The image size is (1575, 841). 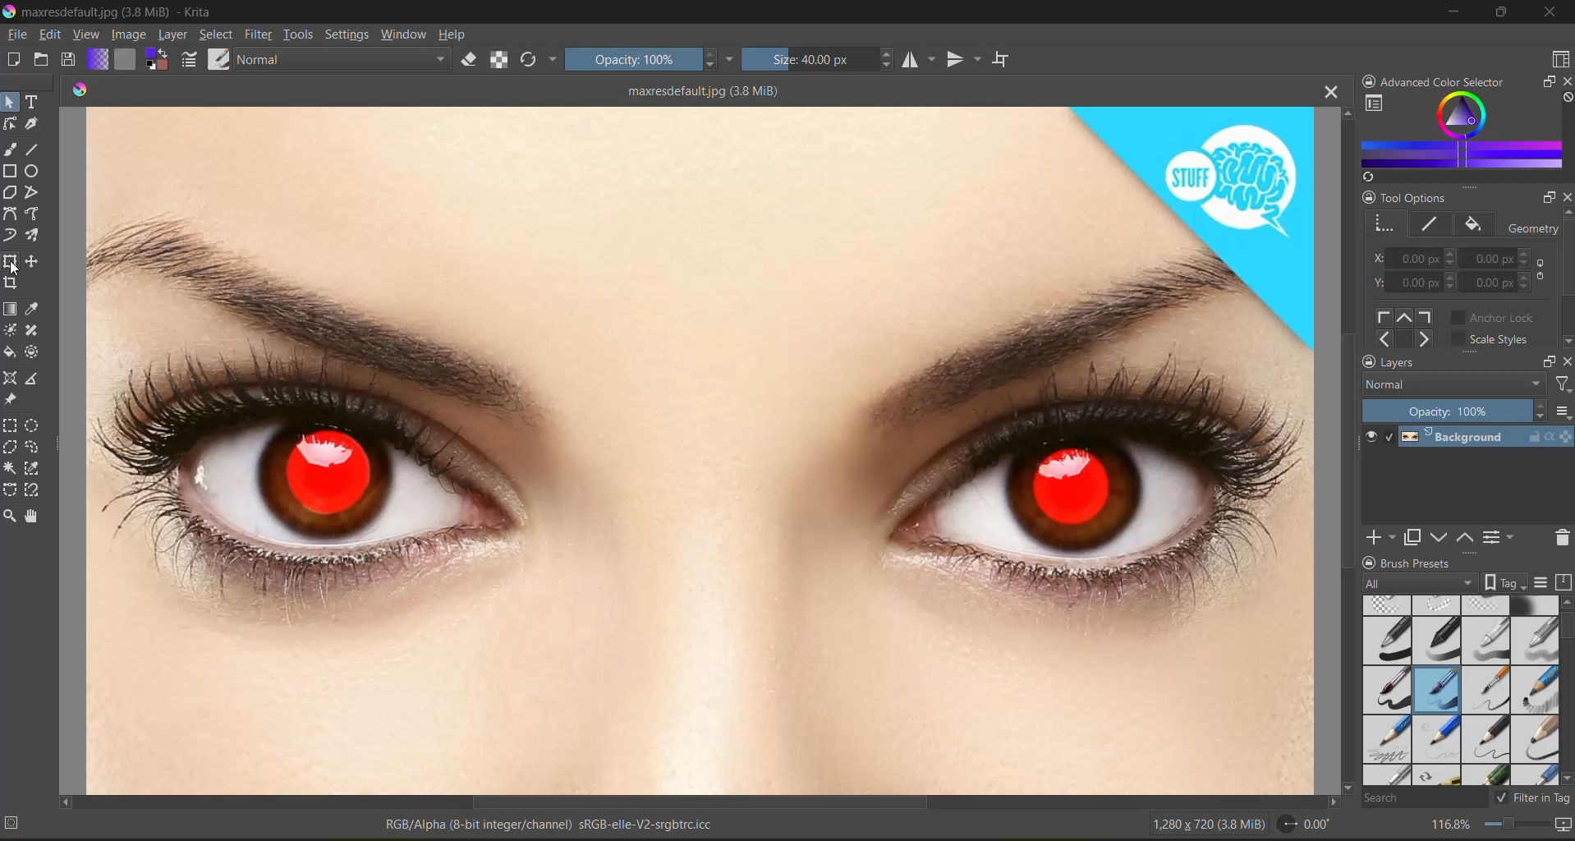 What do you see at coordinates (218, 59) in the screenshot?
I see `choose brush preset` at bounding box center [218, 59].